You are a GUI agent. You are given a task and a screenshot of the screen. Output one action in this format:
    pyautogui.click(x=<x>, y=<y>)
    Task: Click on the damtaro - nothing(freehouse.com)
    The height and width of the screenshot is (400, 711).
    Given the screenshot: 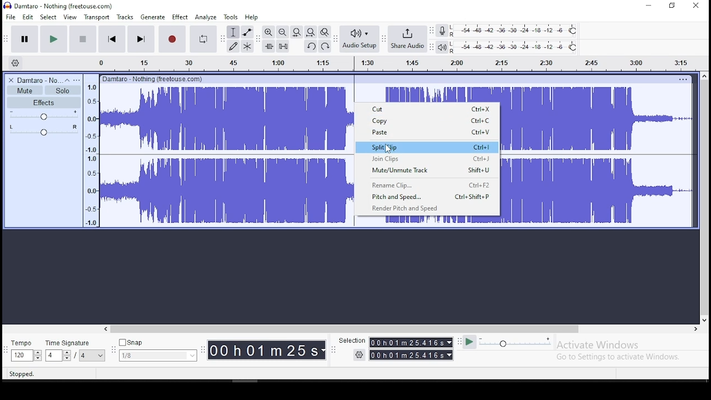 What is the action you would take?
    pyautogui.click(x=156, y=79)
    